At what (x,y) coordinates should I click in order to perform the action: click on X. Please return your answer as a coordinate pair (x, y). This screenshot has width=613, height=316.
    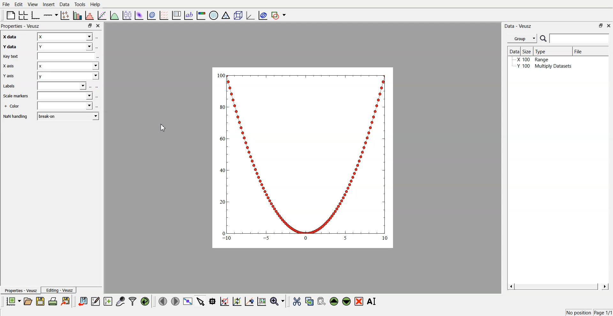
    Looking at the image, I should click on (67, 66).